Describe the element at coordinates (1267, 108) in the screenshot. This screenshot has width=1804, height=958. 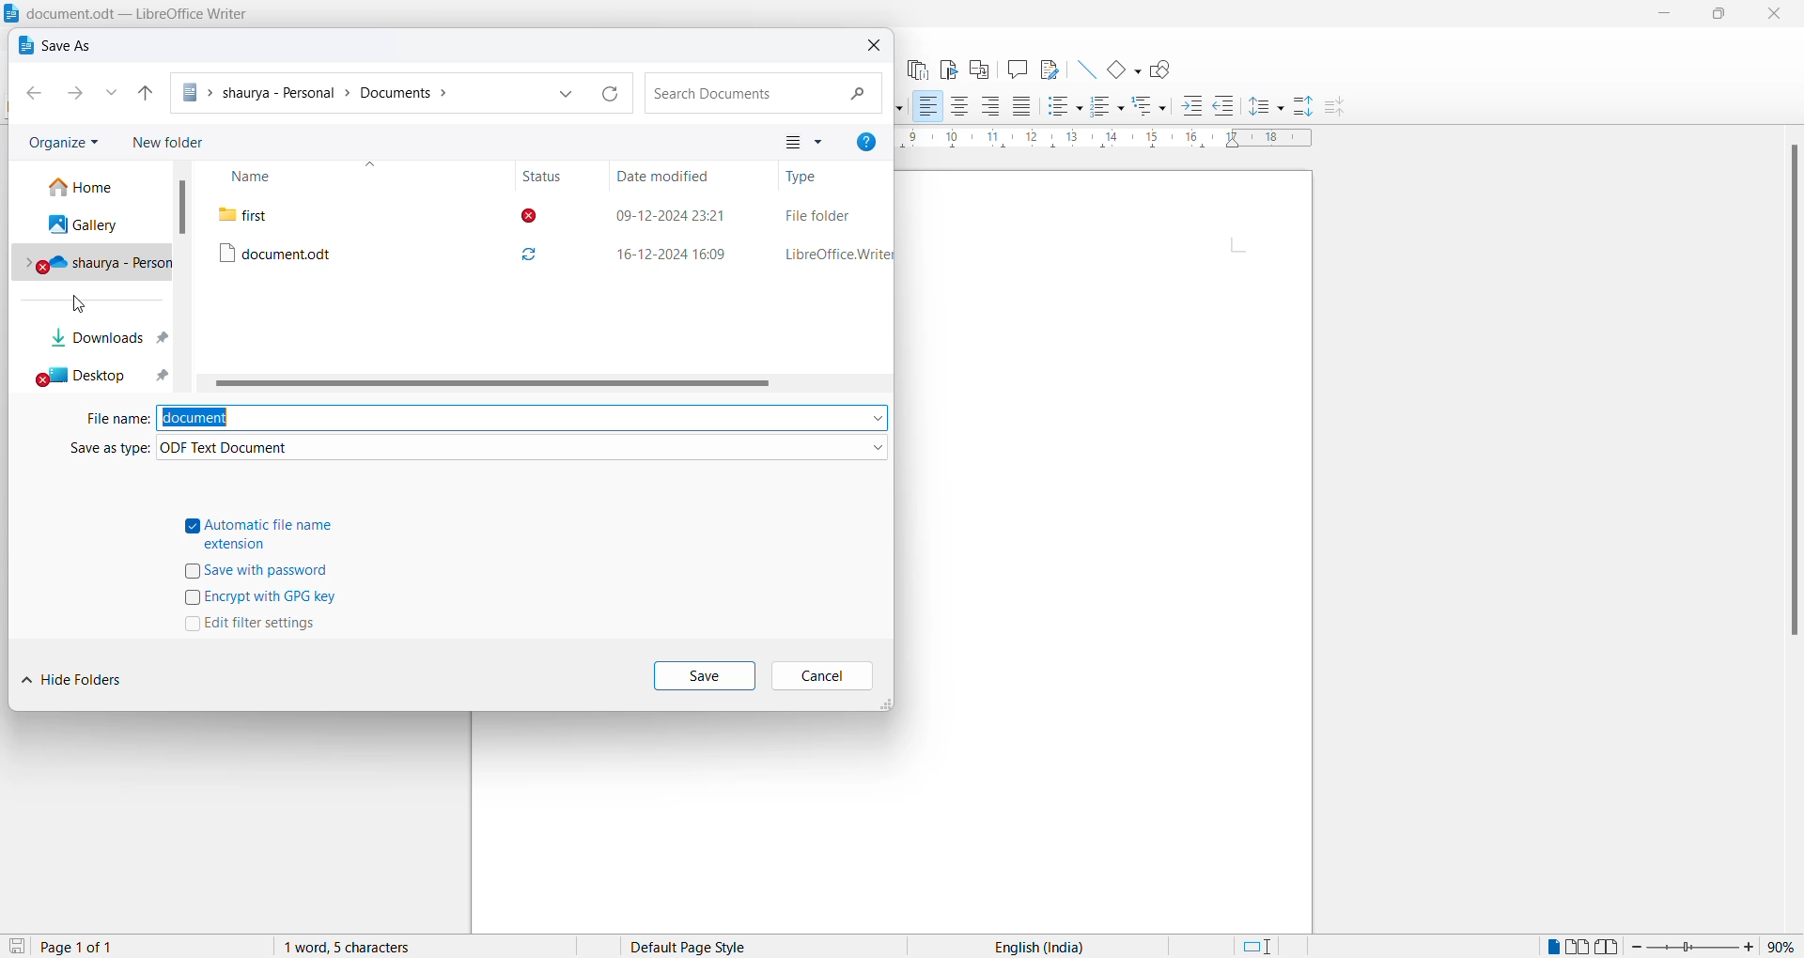
I see `Line spacing options` at that location.